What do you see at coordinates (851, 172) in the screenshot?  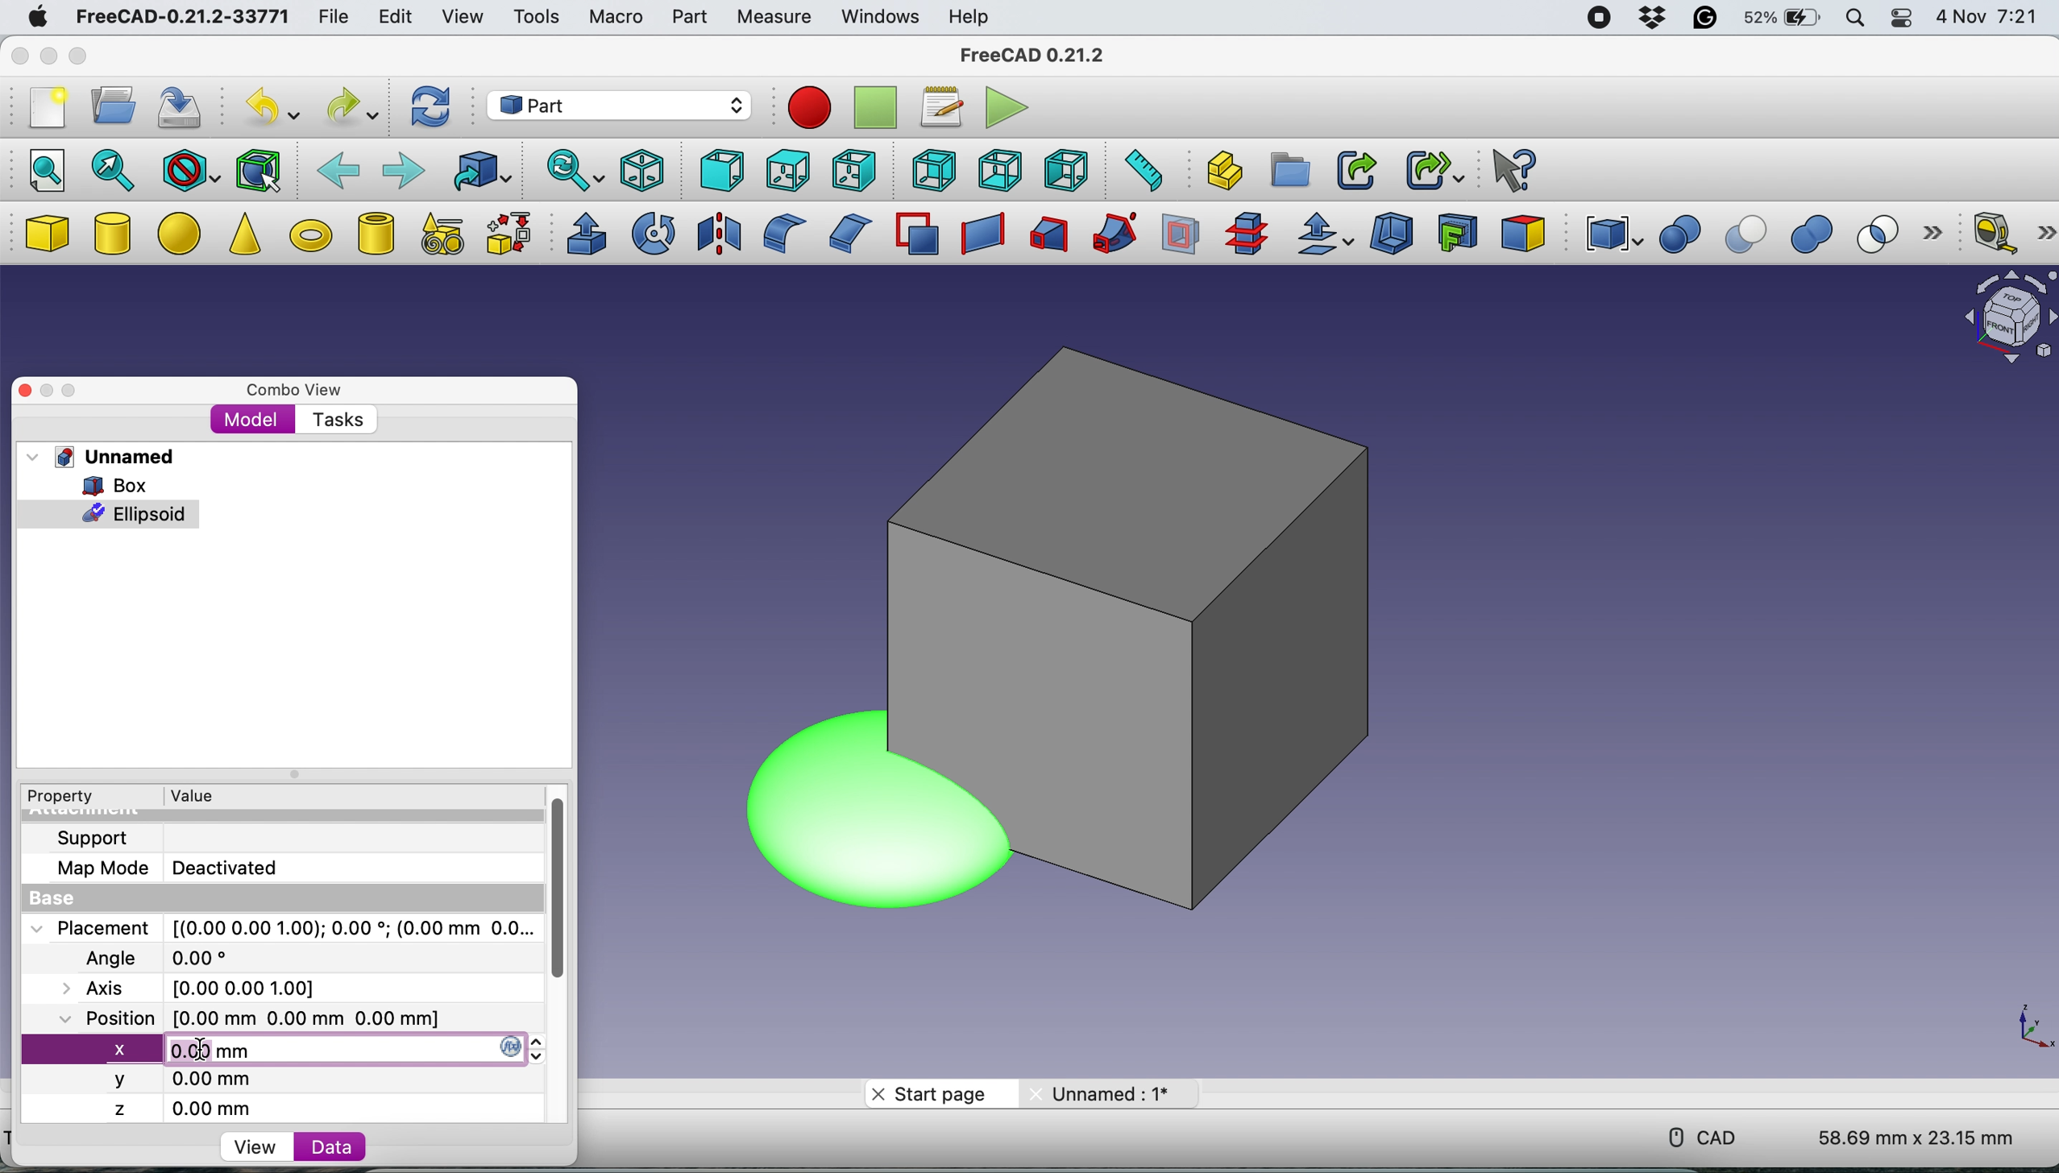 I see `right` at bounding box center [851, 172].